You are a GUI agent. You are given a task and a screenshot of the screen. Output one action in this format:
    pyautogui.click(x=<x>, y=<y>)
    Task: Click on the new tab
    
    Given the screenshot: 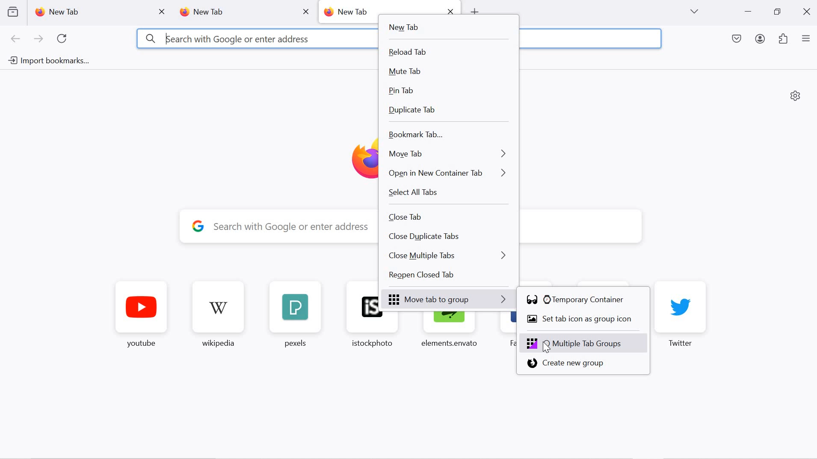 What is the action you would take?
    pyautogui.click(x=348, y=12)
    